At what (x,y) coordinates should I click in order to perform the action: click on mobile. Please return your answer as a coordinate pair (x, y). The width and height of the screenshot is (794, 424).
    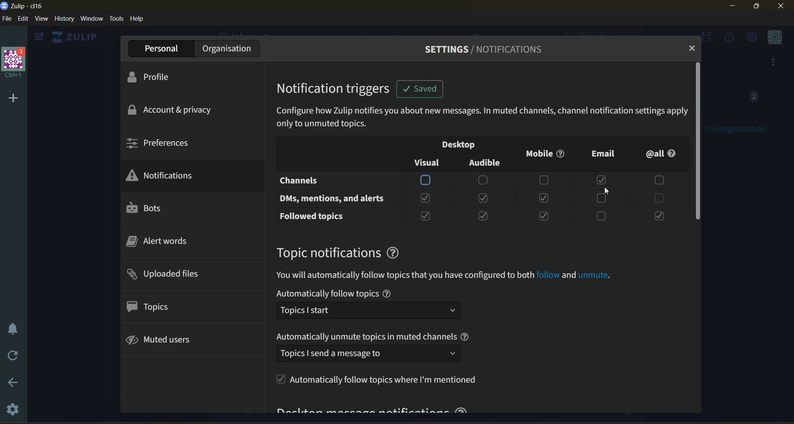
    Looking at the image, I should click on (543, 157).